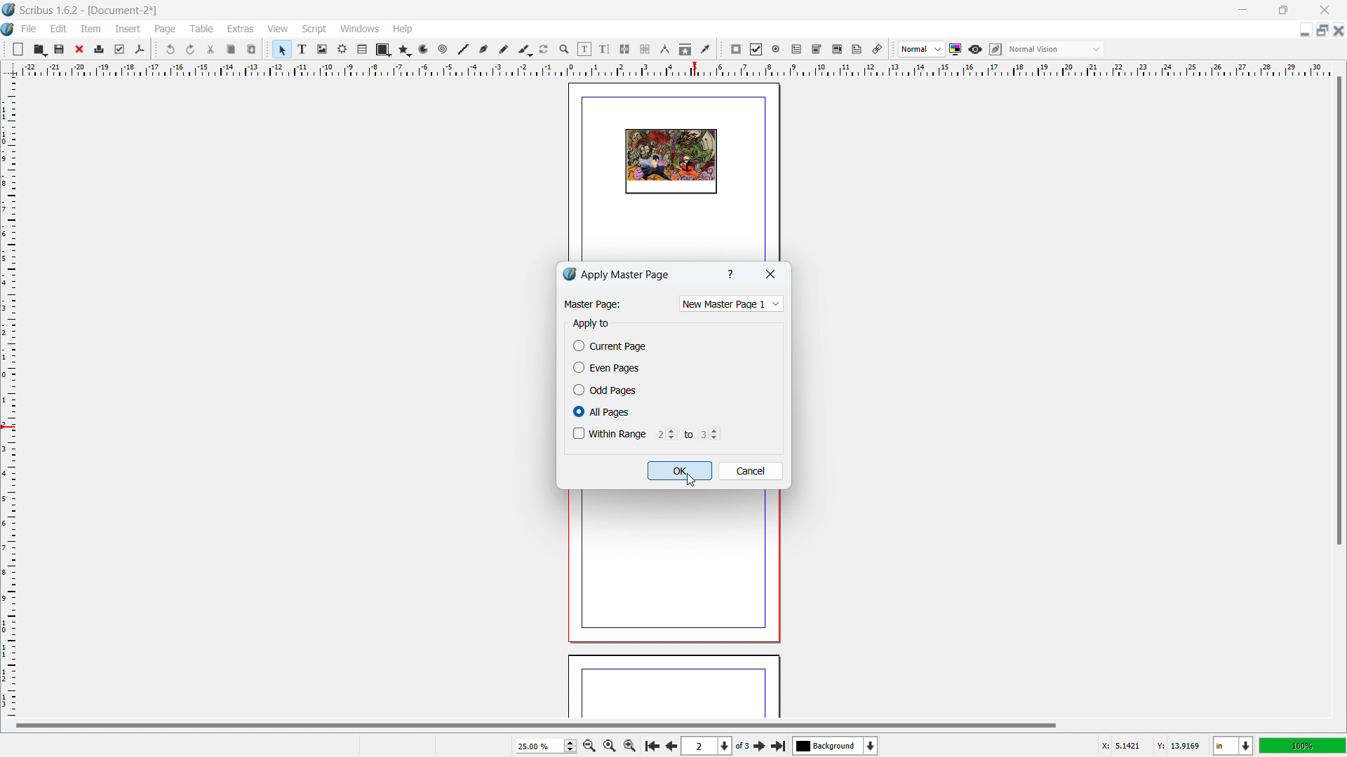  What do you see at coordinates (322, 49) in the screenshot?
I see `image frame` at bounding box center [322, 49].